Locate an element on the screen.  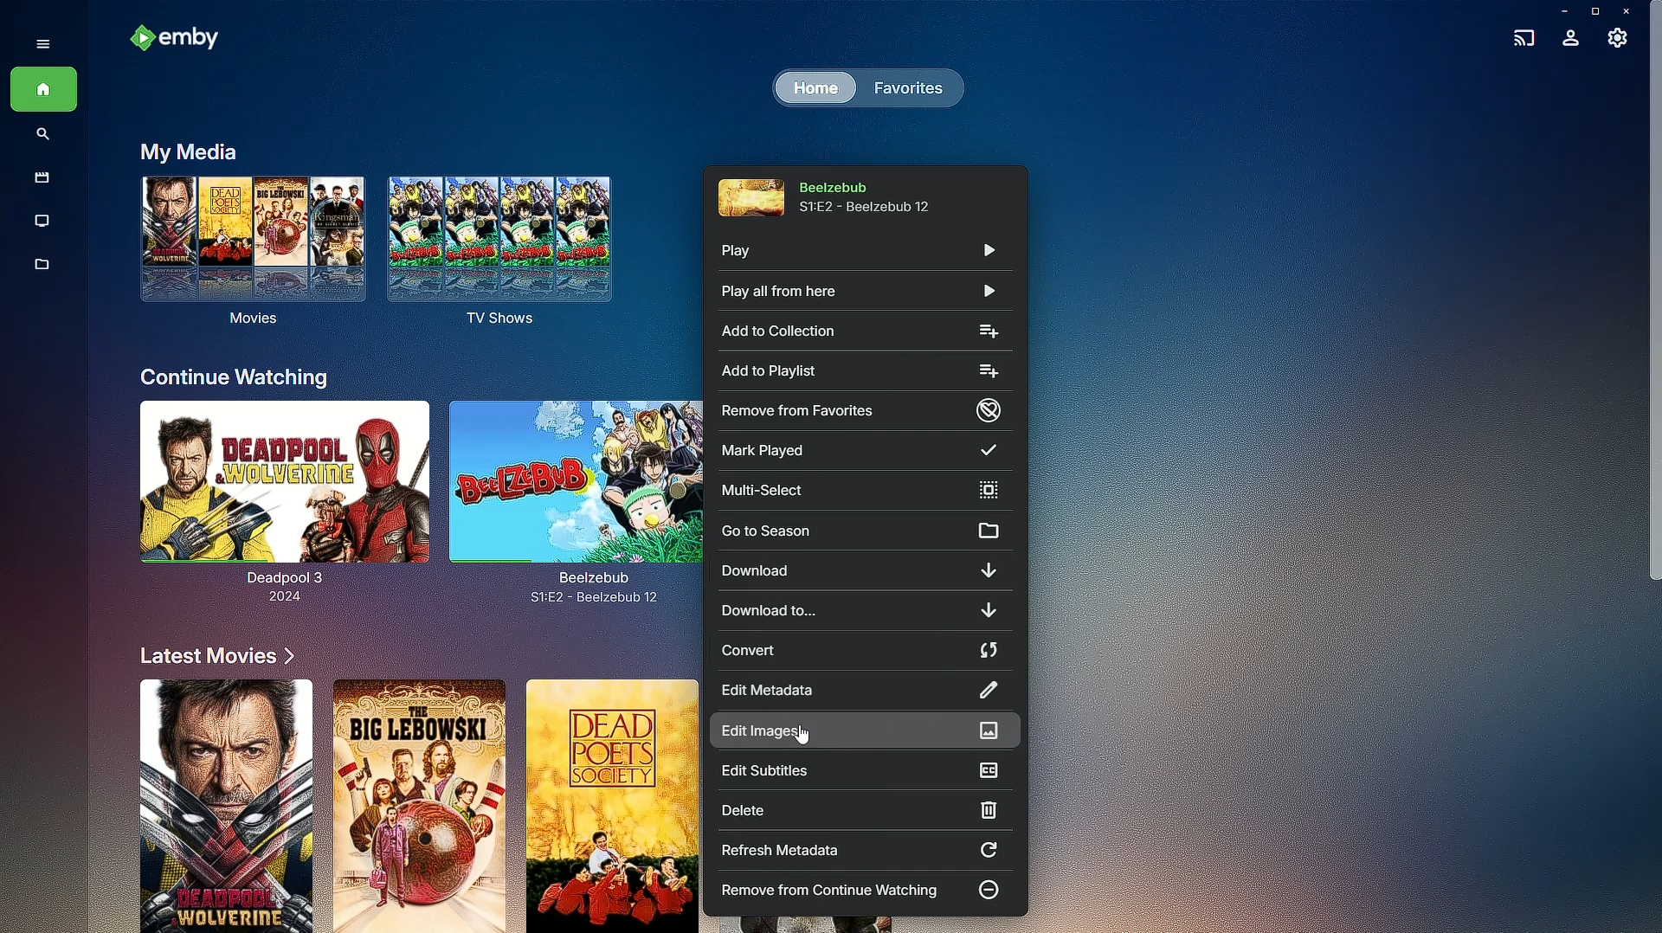
Movies is located at coordinates (38, 179).